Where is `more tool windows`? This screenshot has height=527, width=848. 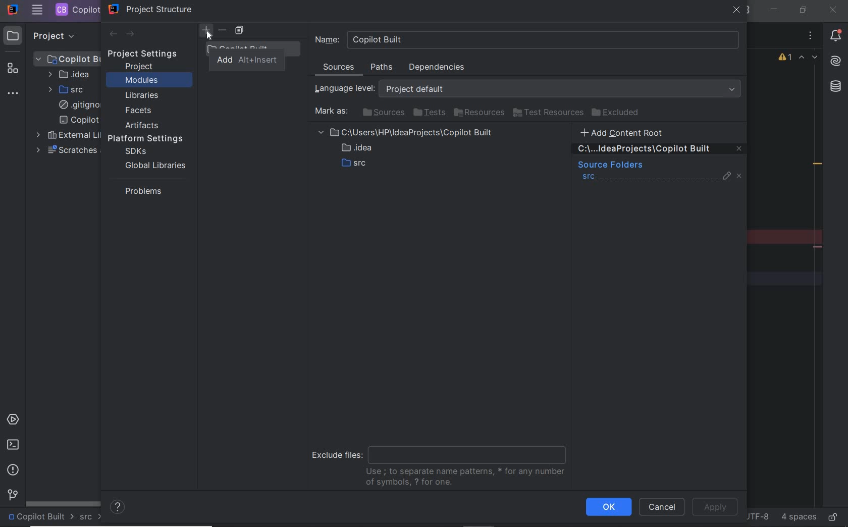 more tool windows is located at coordinates (14, 94).